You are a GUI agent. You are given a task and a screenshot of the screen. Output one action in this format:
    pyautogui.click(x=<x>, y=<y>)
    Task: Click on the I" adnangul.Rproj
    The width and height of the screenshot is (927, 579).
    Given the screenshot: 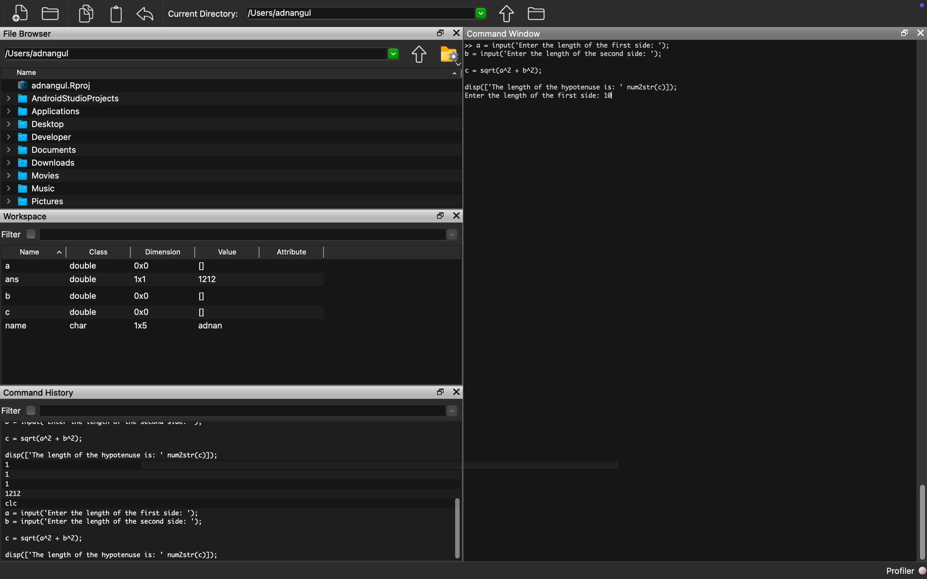 What is the action you would take?
    pyautogui.click(x=59, y=86)
    